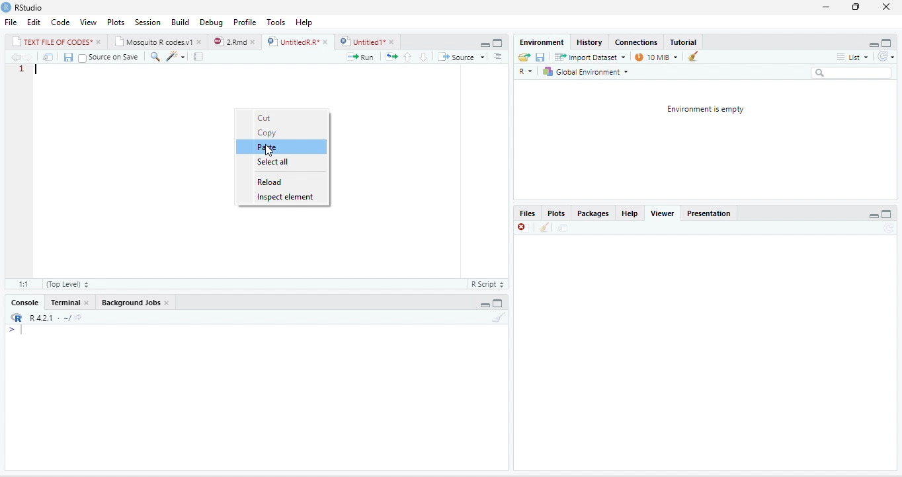 The width and height of the screenshot is (902, 477). I want to click on help, so click(630, 214).